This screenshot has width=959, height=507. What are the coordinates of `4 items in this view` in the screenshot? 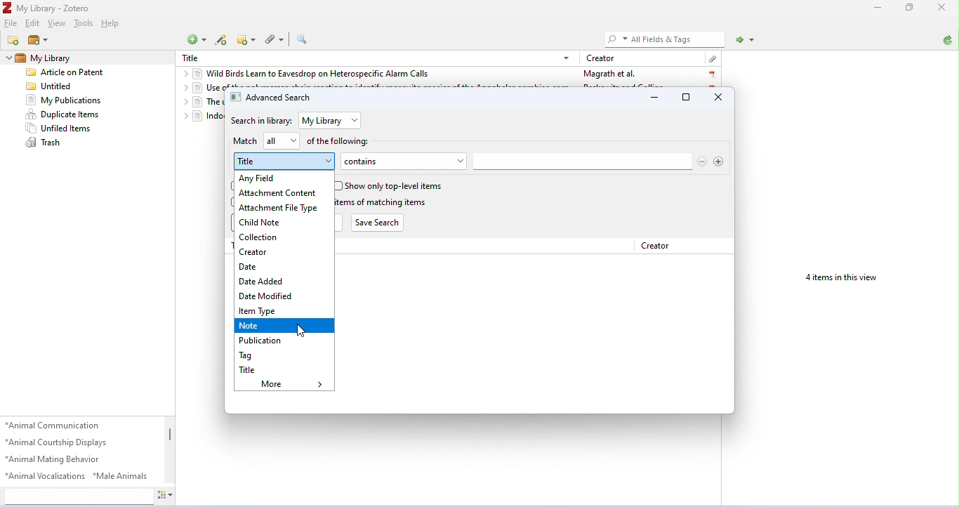 It's located at (842, 277).